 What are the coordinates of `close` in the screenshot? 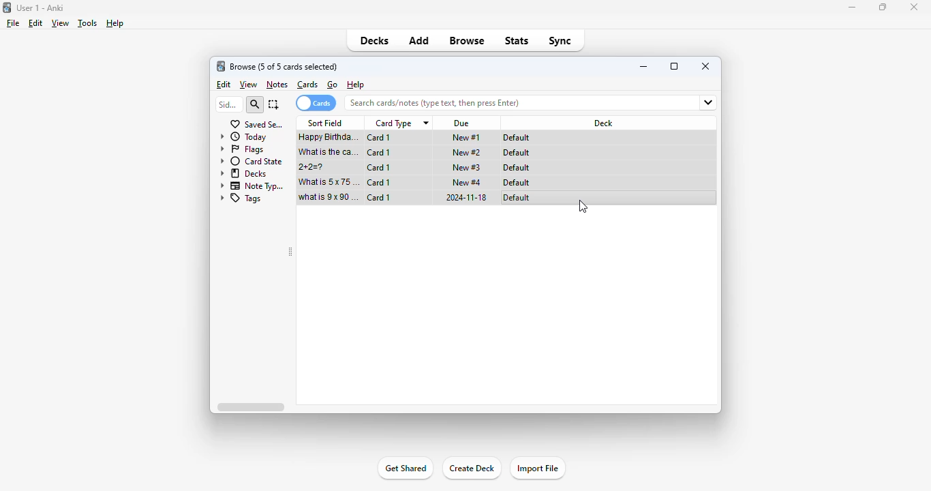 It's located at (914, 8).